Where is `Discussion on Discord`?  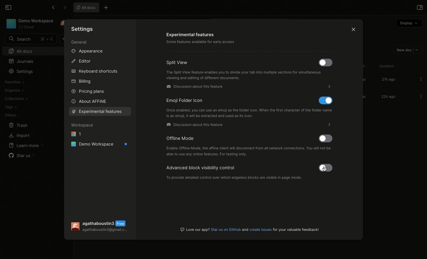
Discussion on Discord is located at coordinates (192, 125).